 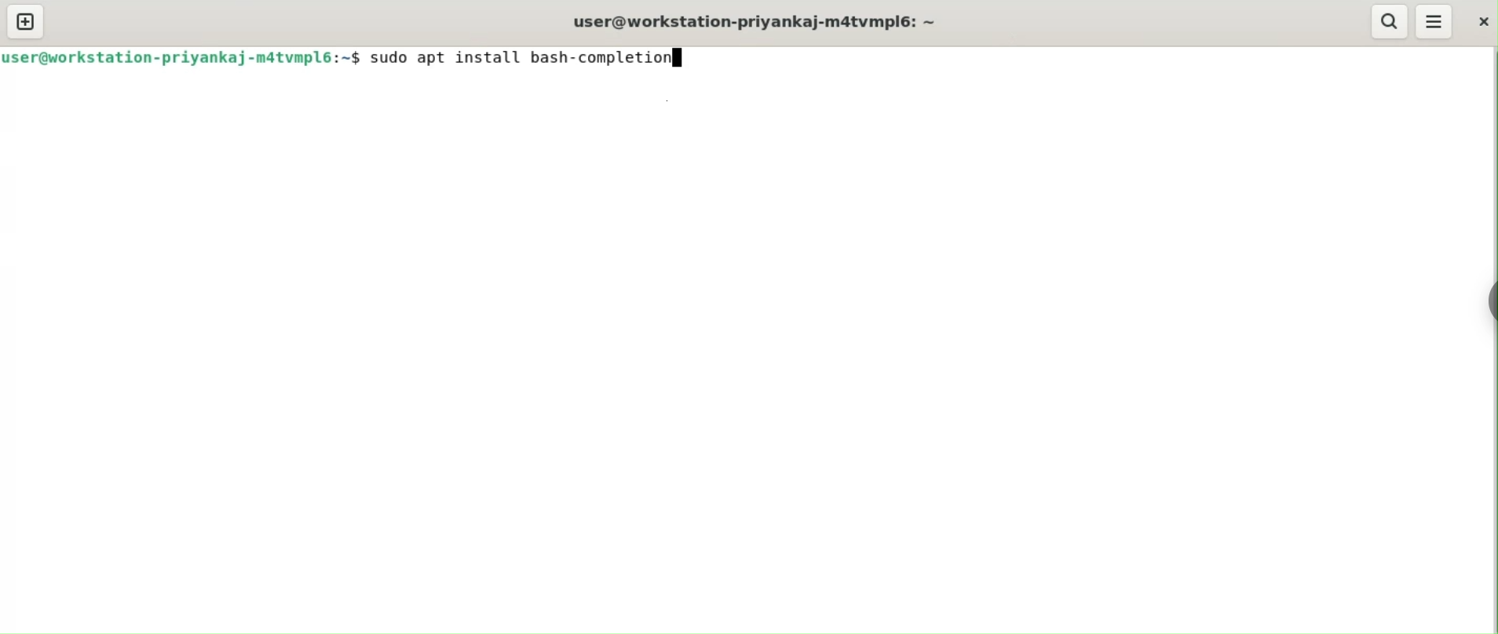 I want to click on close, so click(x=1480, y=24).